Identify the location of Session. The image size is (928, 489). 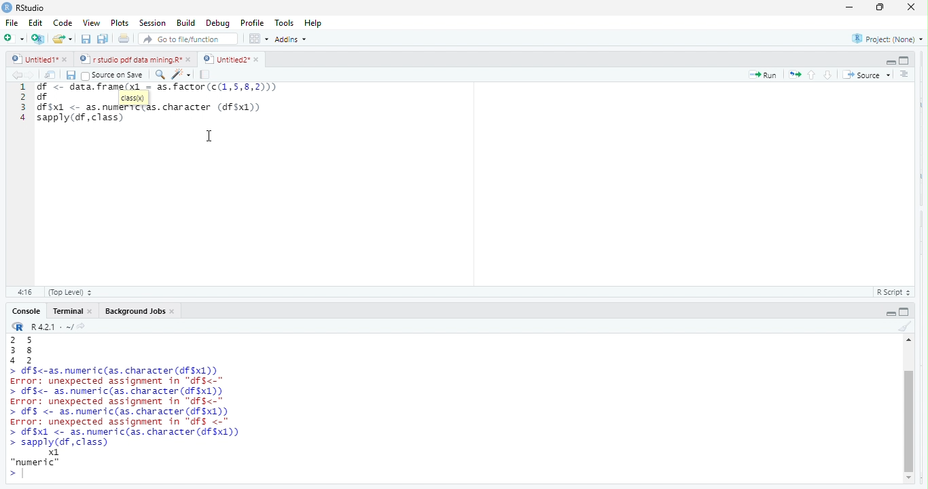
(152, 24).